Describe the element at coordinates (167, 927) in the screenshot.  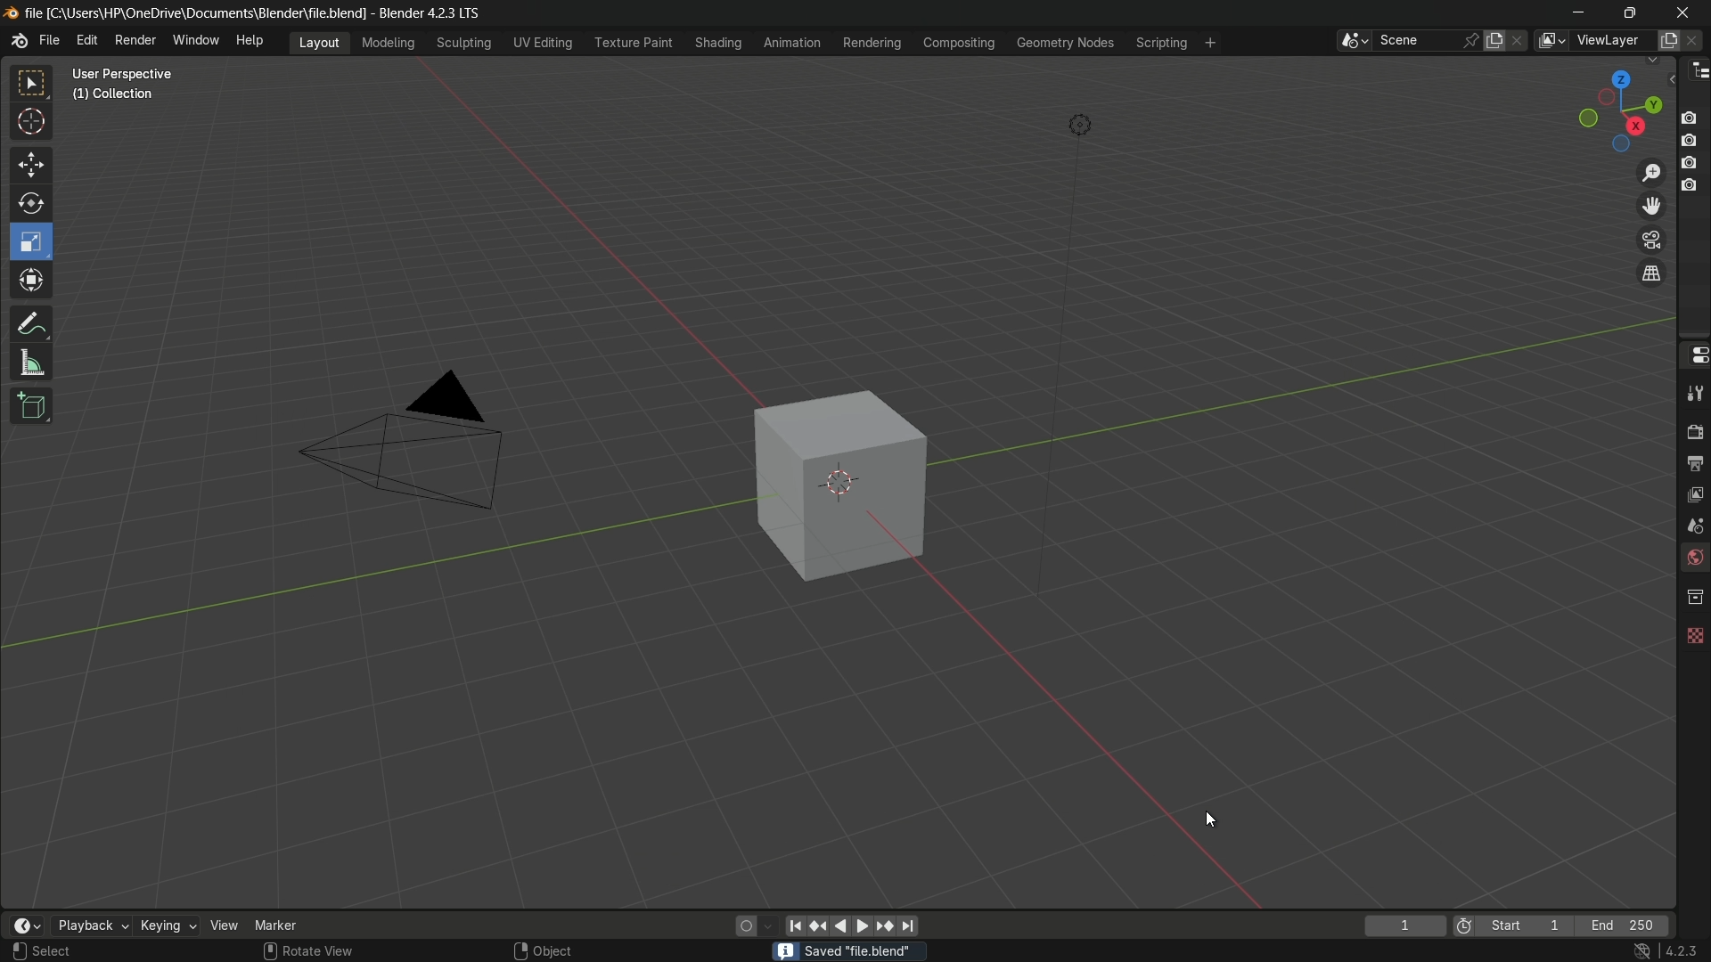
I see `keying` at that location.